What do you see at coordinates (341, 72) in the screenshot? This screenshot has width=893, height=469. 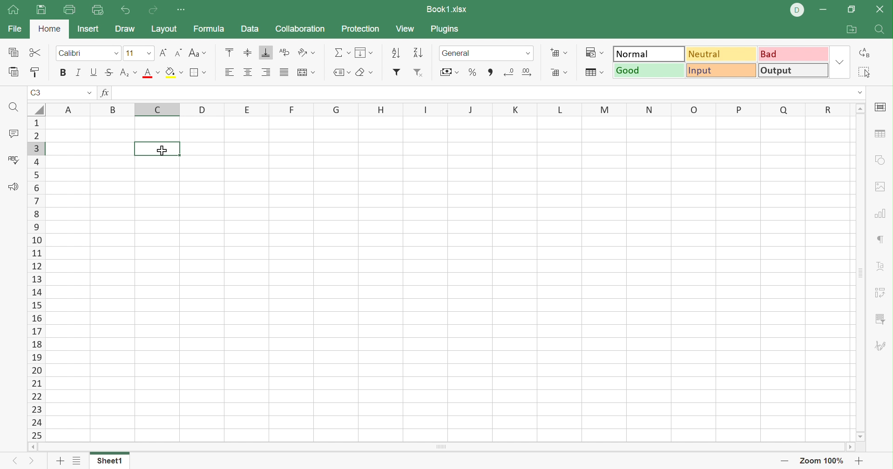 I see `Named ranges` at bounding box center [341, 72].